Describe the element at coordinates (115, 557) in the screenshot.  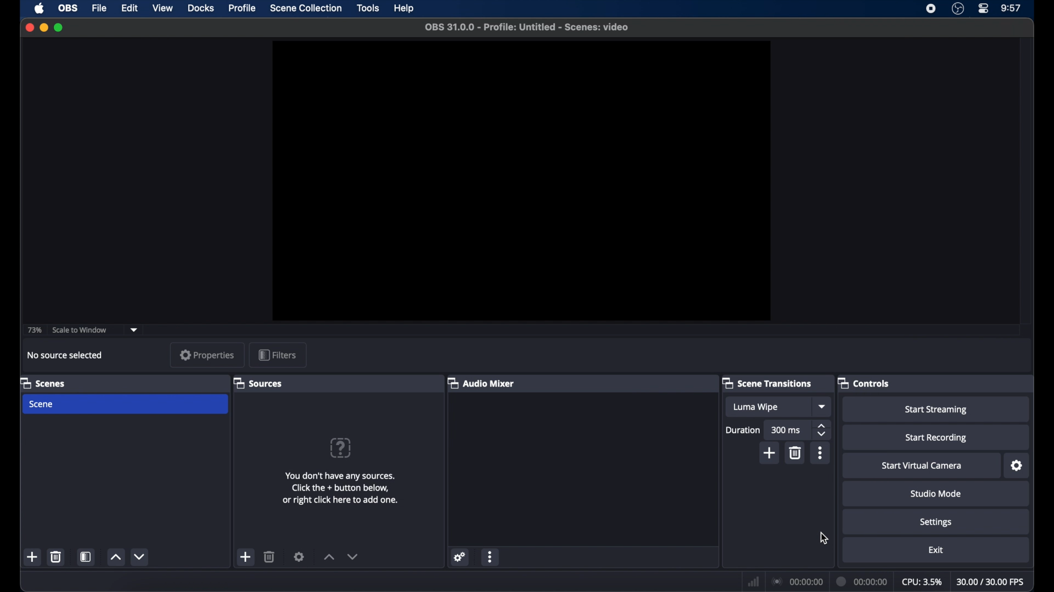
I see `increment` at that location.